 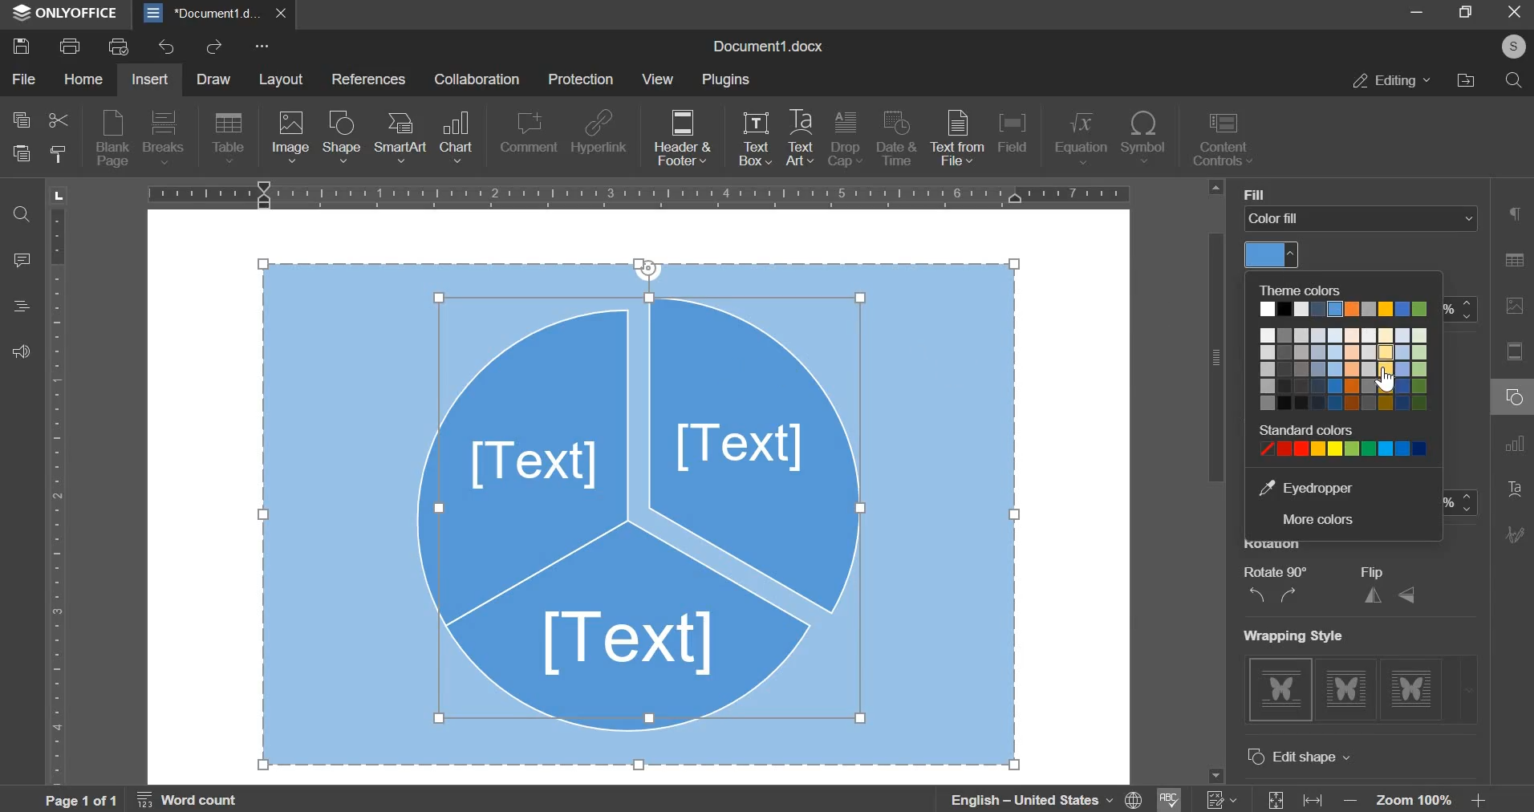 What do you see at coordinates (220, 79) in the screenshot?
I see `draw` at bounding box center [220, 79].